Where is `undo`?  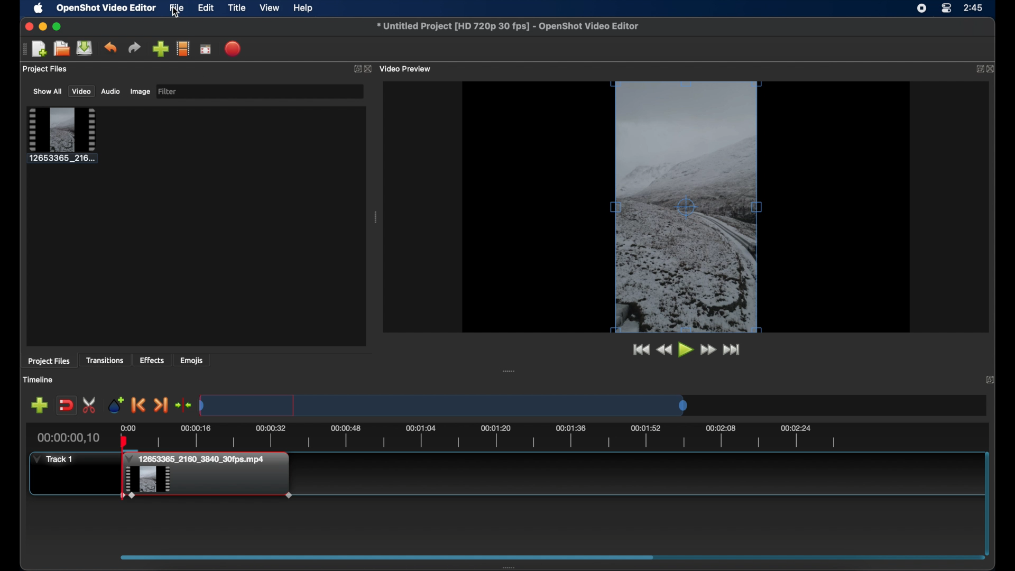
undo is located at coordinates (110, 48).